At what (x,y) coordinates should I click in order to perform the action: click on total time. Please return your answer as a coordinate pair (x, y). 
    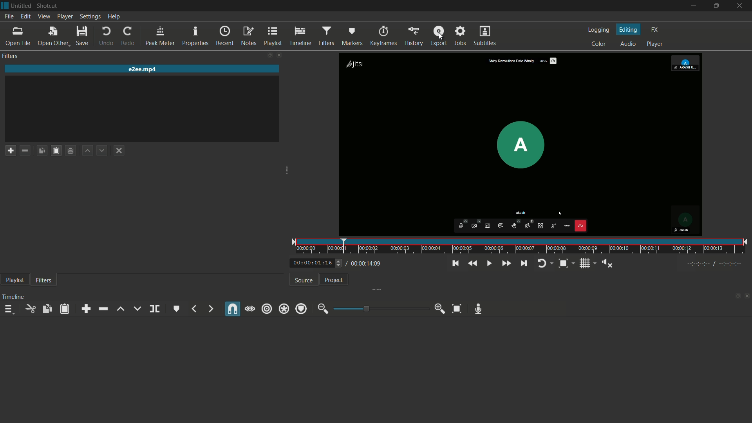
    Looking at the image, I should click on (367, 264).